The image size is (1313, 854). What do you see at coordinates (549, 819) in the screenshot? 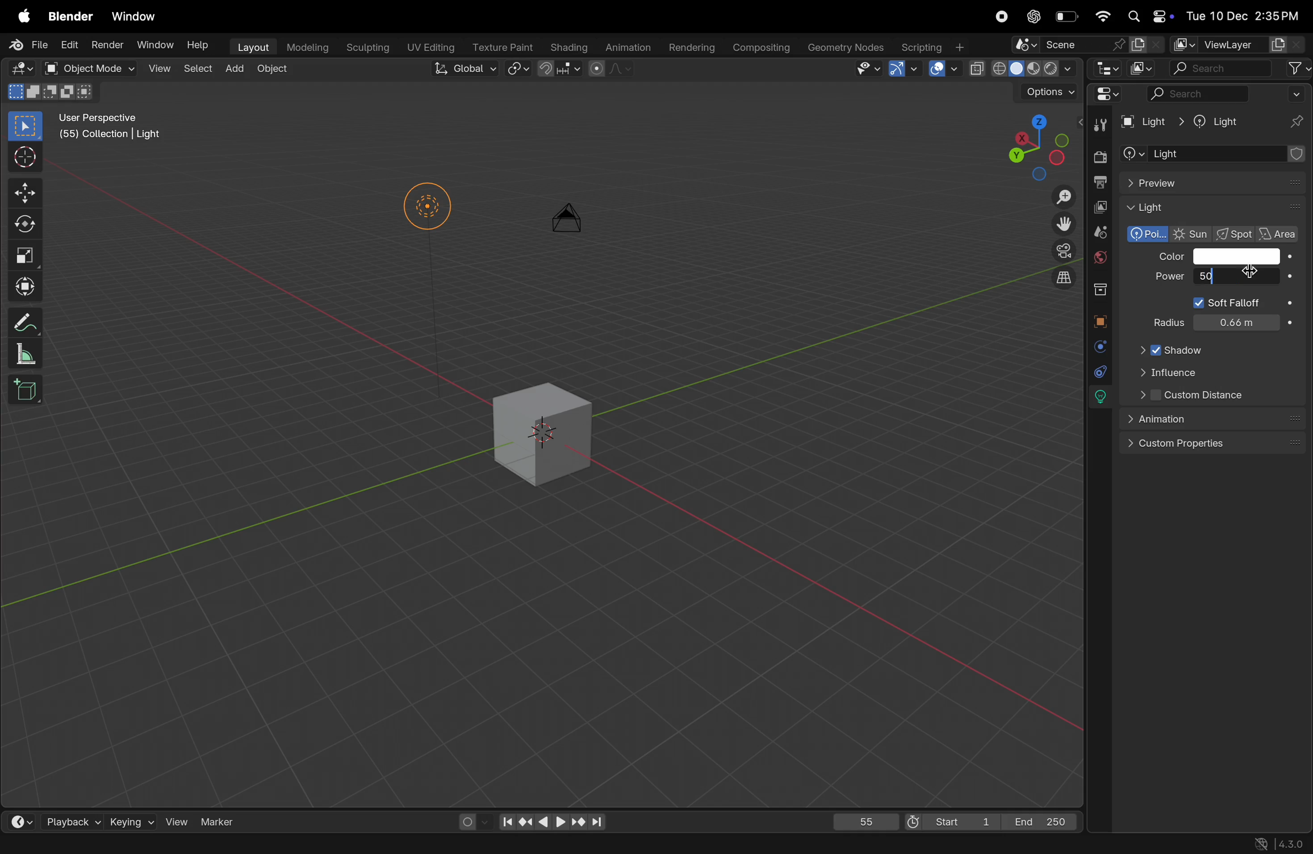
I see `playback contorls` at bounding box center [549, 819].